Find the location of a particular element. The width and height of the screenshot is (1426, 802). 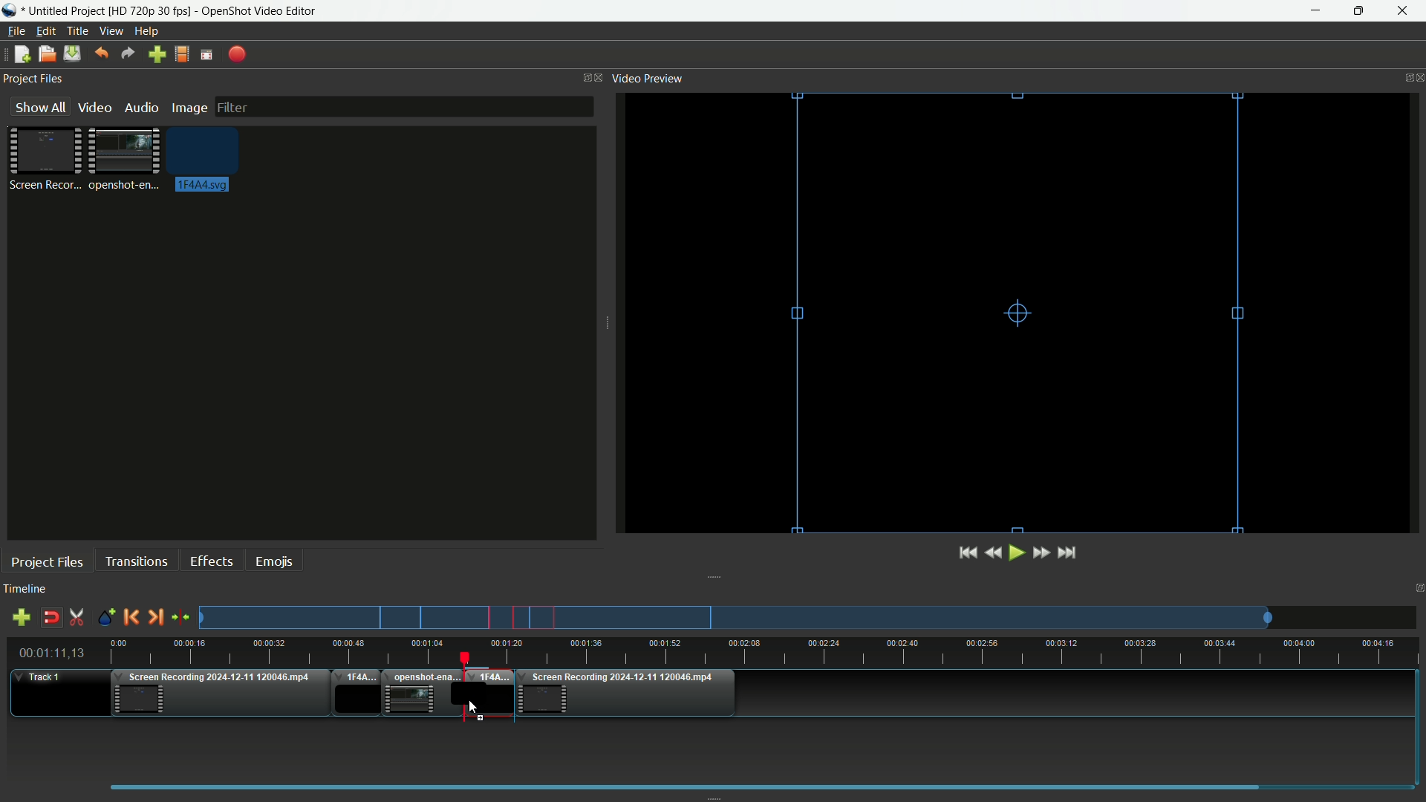

Project file 2 is located at coordinates (122, 157).